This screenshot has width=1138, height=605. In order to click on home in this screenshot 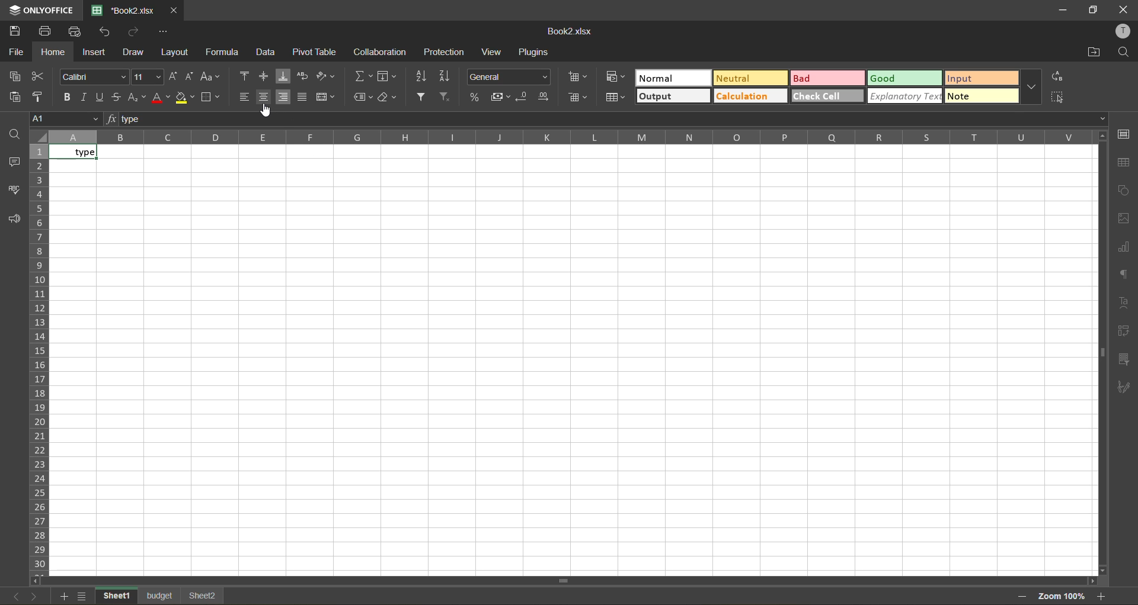, I will do `click(52, 53)`.